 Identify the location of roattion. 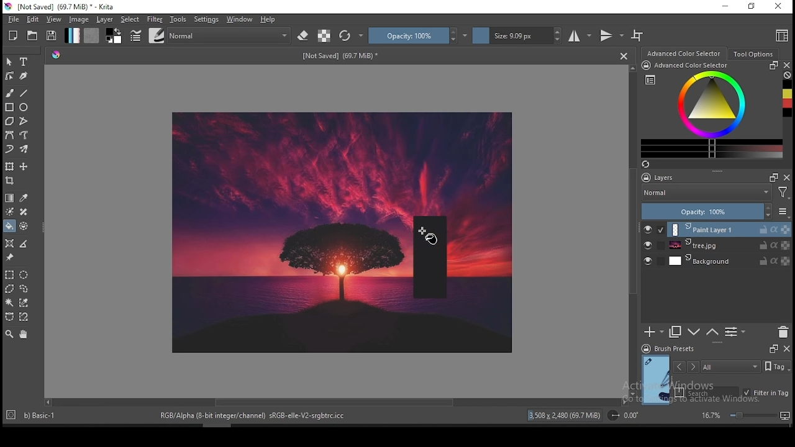
(622, 415).